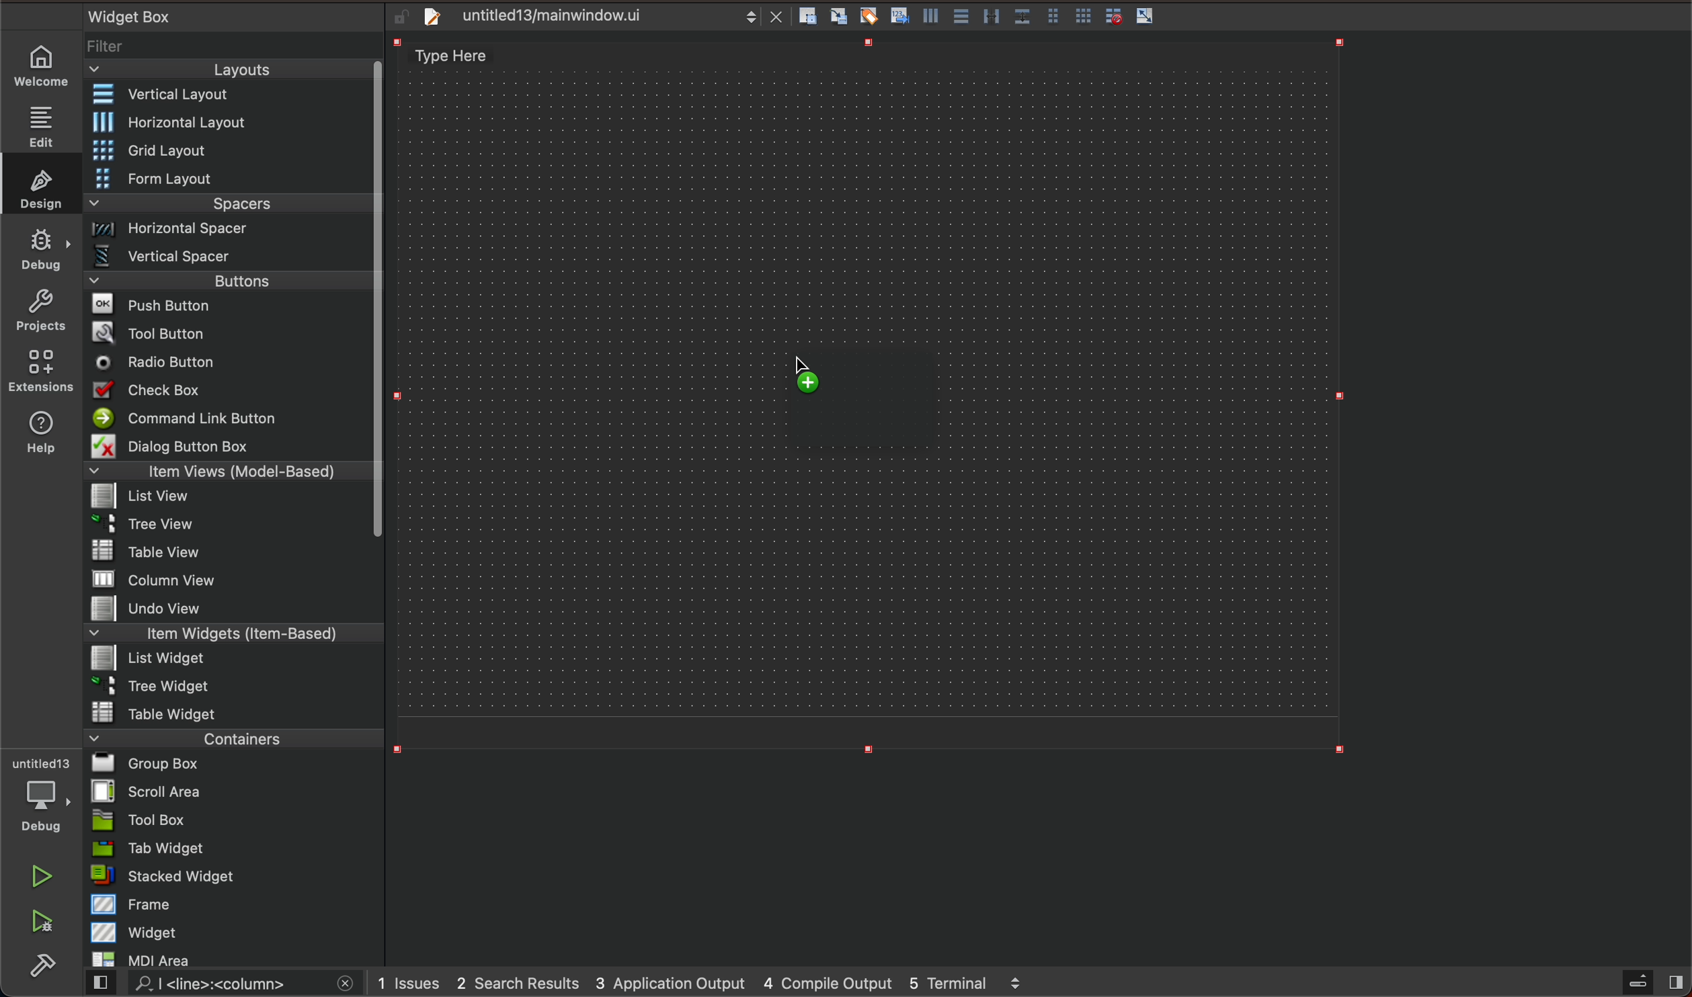 This screenshot has width=1692, height=997. I want to click on checkbox, so click(232, 390).